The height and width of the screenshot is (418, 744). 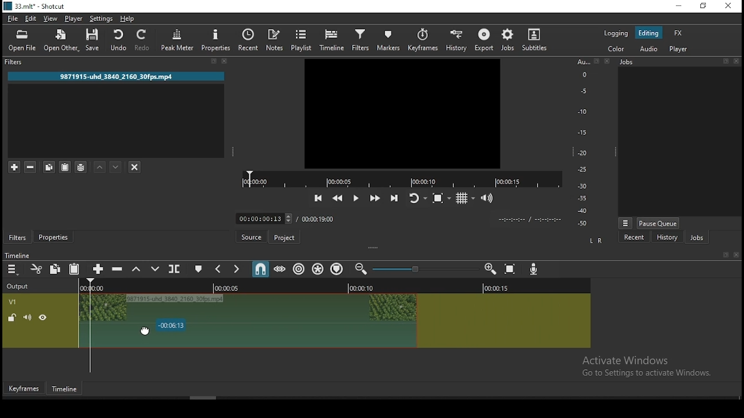 What do you see at coordinates (339, 198) in the screenshot?
I see `play quickly backward` at bounding box center [339, 198].